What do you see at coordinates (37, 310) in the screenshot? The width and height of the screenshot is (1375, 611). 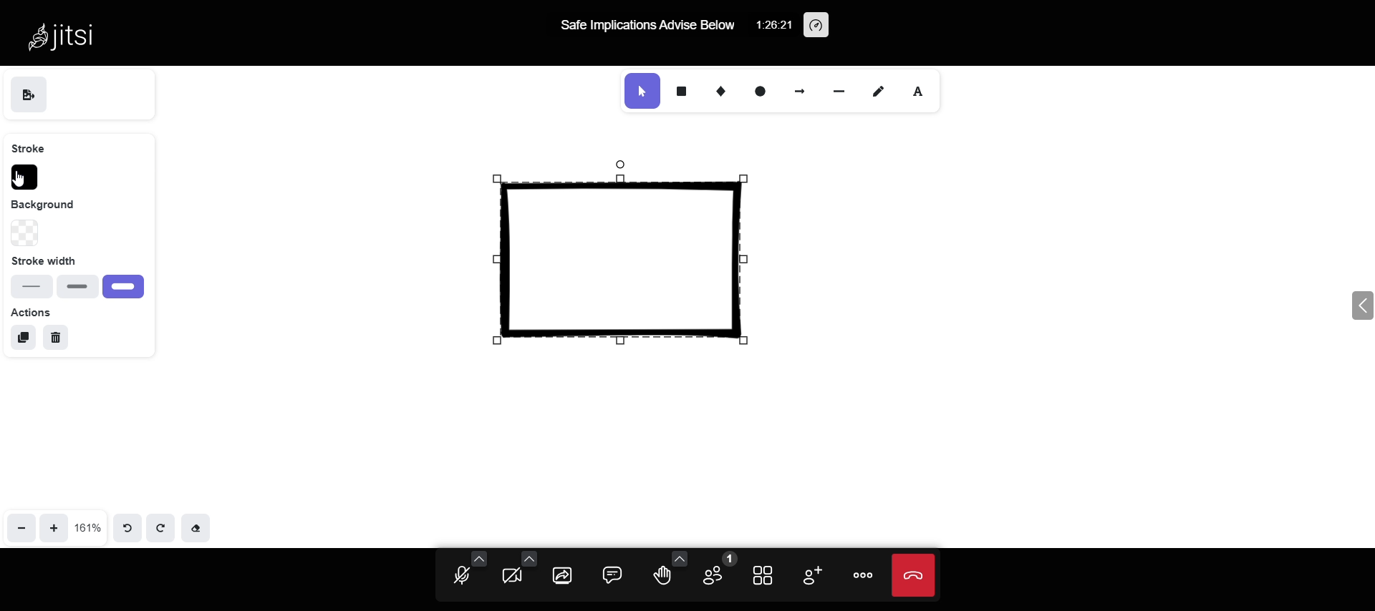 I see `actions` at bounding box center [37, 310].